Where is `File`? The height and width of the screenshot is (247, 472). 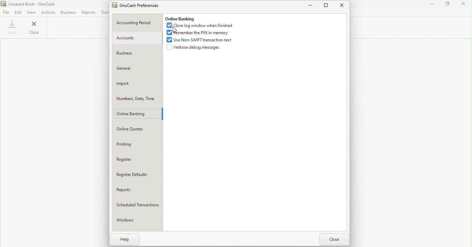 File is located at coordinates (6, 12).